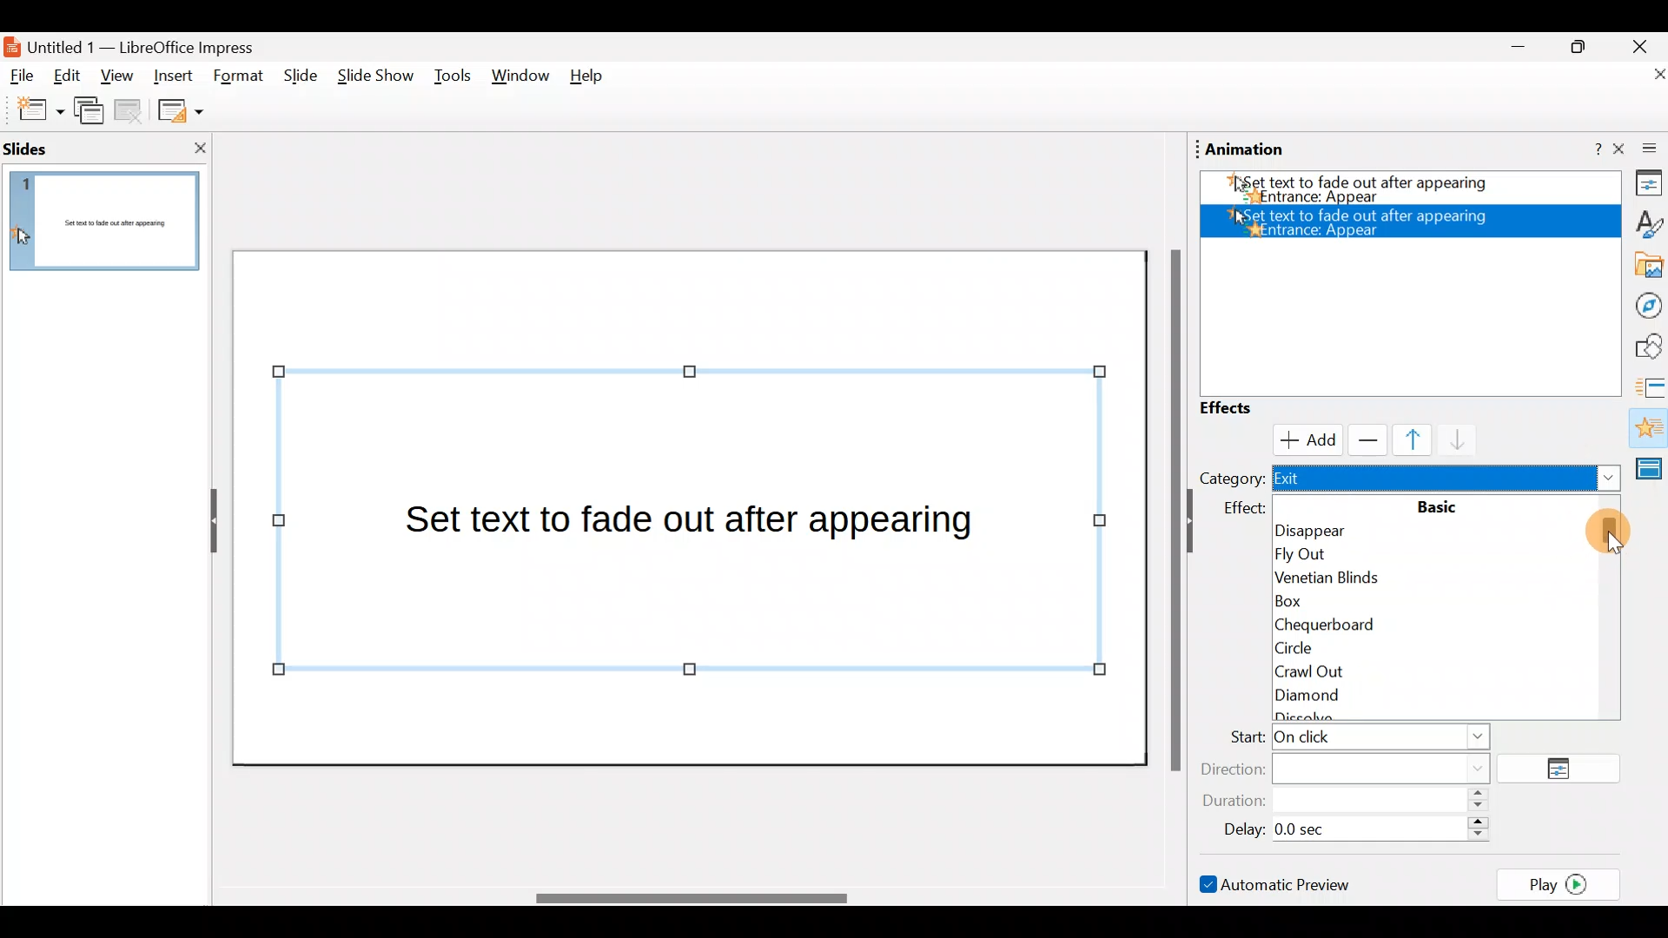 The height and width of the screenshot is (938, 1668). Describe the element at coordinates (1564, 883) in the screenshot. I see `Play` at that location.